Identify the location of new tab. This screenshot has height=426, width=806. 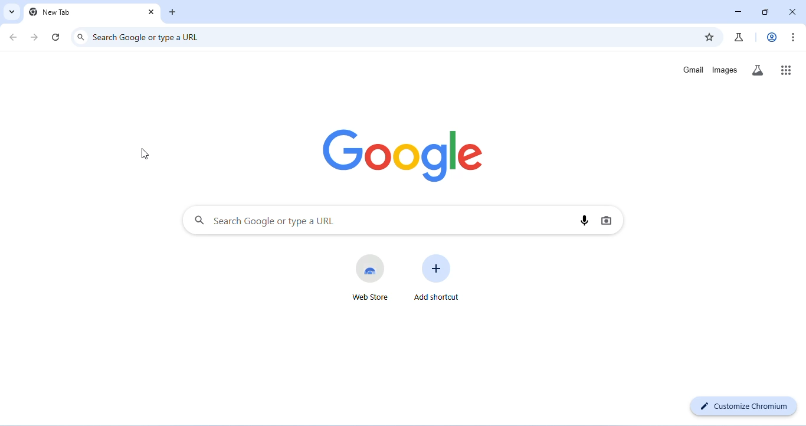
(50, 12).